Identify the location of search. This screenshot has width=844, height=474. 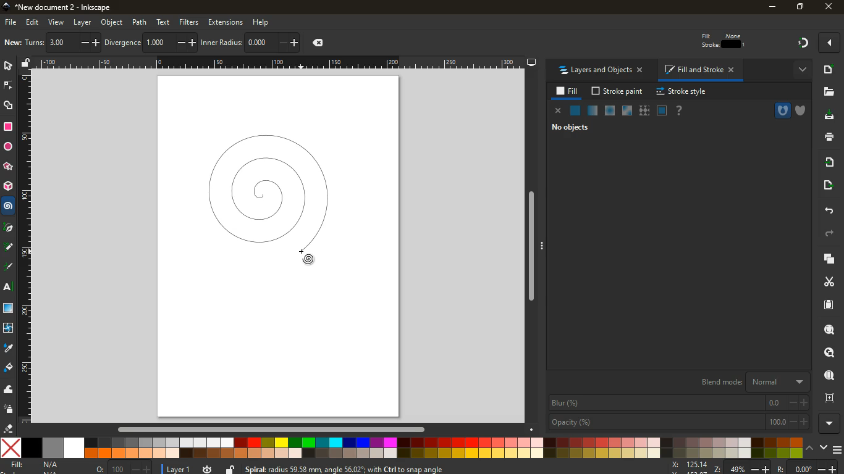
(826, 331).